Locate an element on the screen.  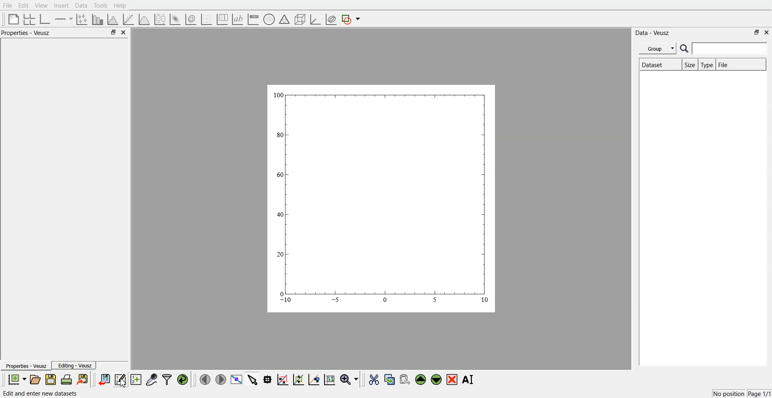
image color bar is located at coordinates (253, 20).